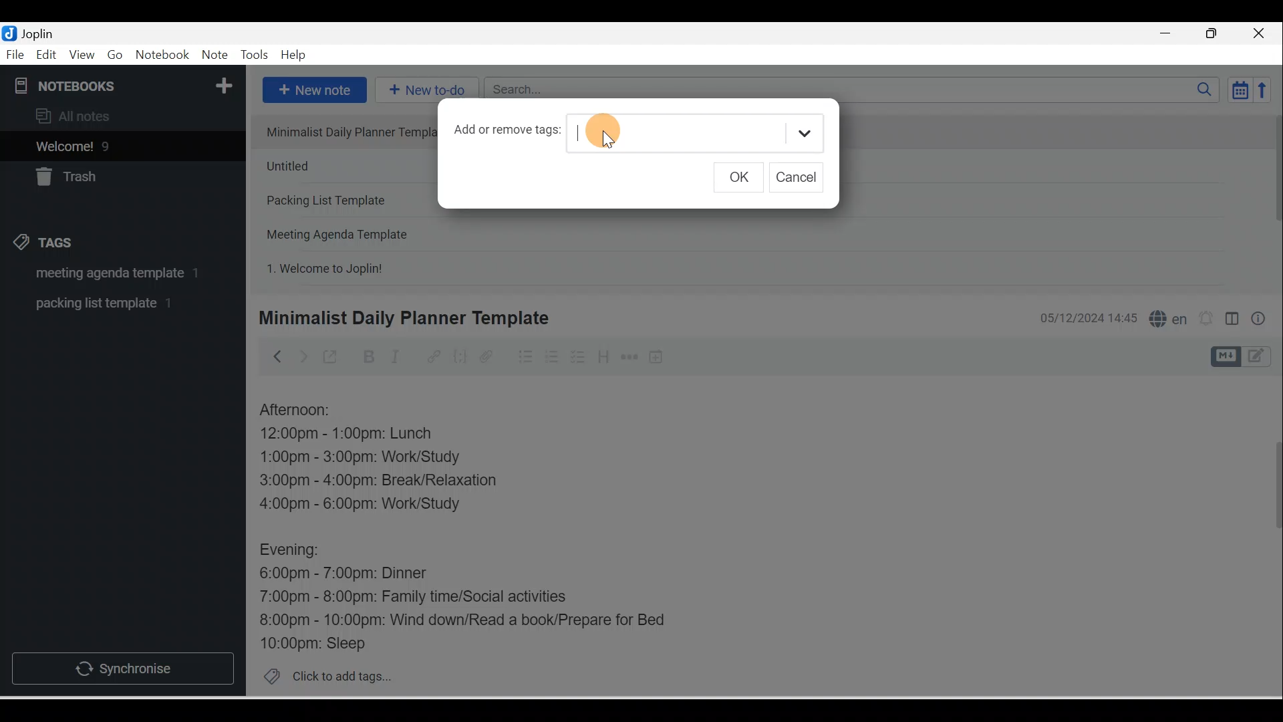 The image size is (1283, 722). Describe the element at coordinates (1262, 33) in the screenshot. I see `Close` at that location.